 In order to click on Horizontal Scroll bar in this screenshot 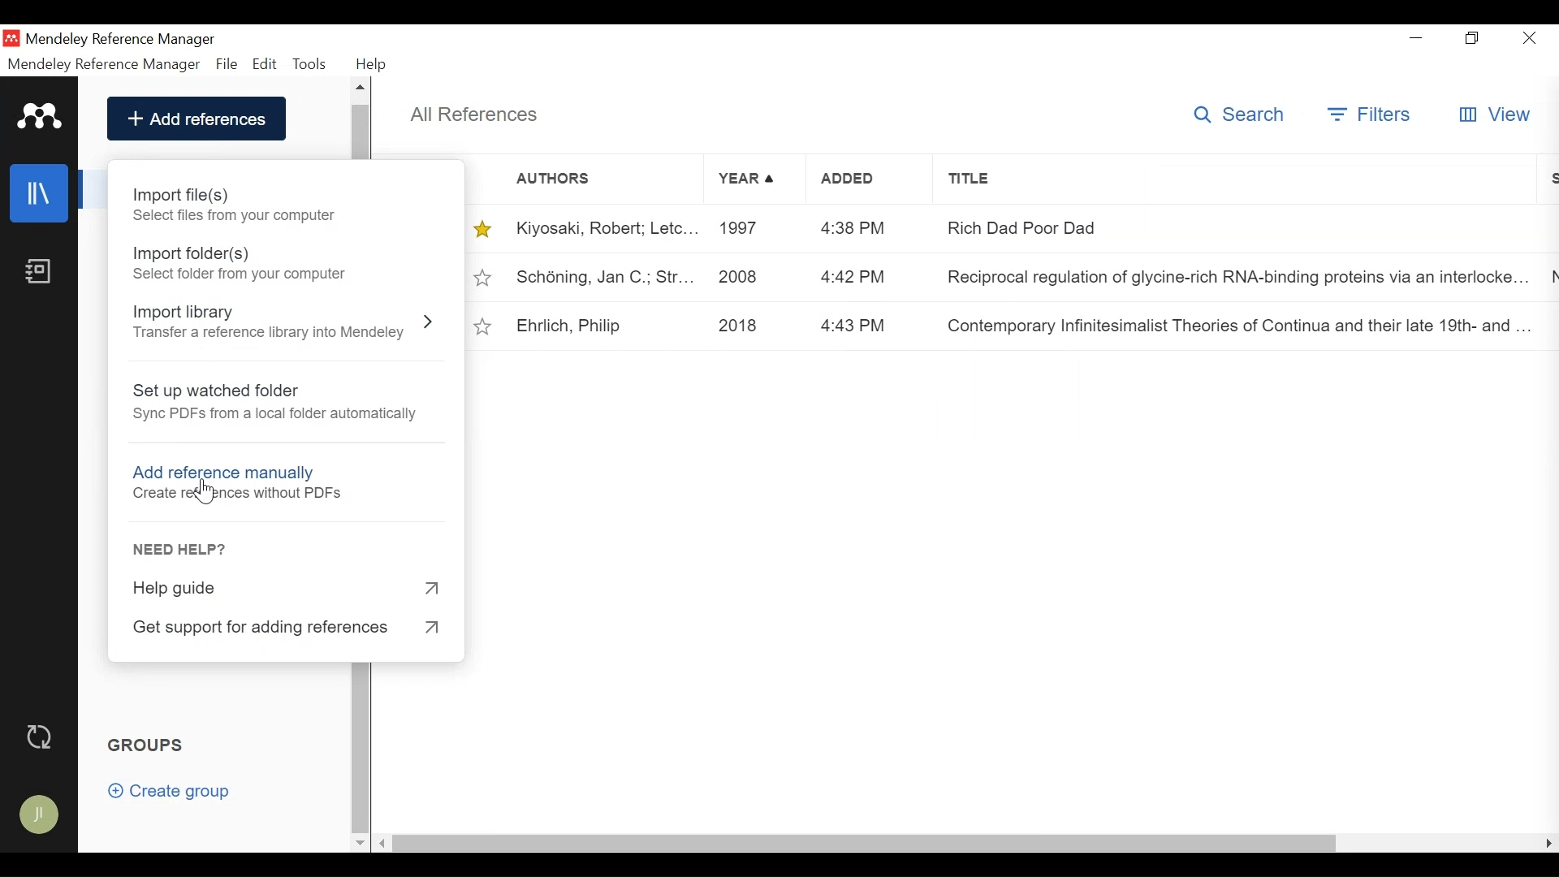, I will do `click(865, 844)`.